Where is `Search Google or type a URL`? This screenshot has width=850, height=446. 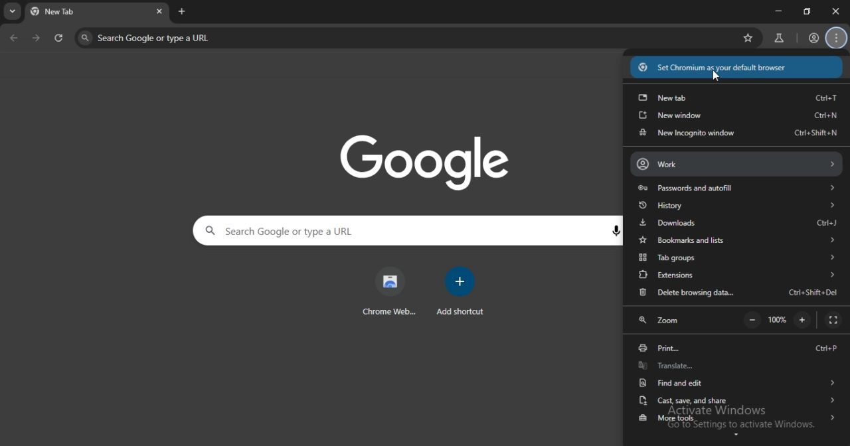 Search Google or type a URL is located at coordinates (404, 38).